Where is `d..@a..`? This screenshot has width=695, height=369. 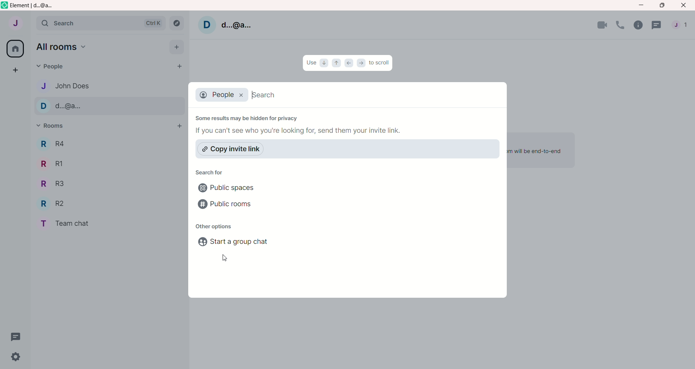
d..@a.. is located at coordinates (236, 24).